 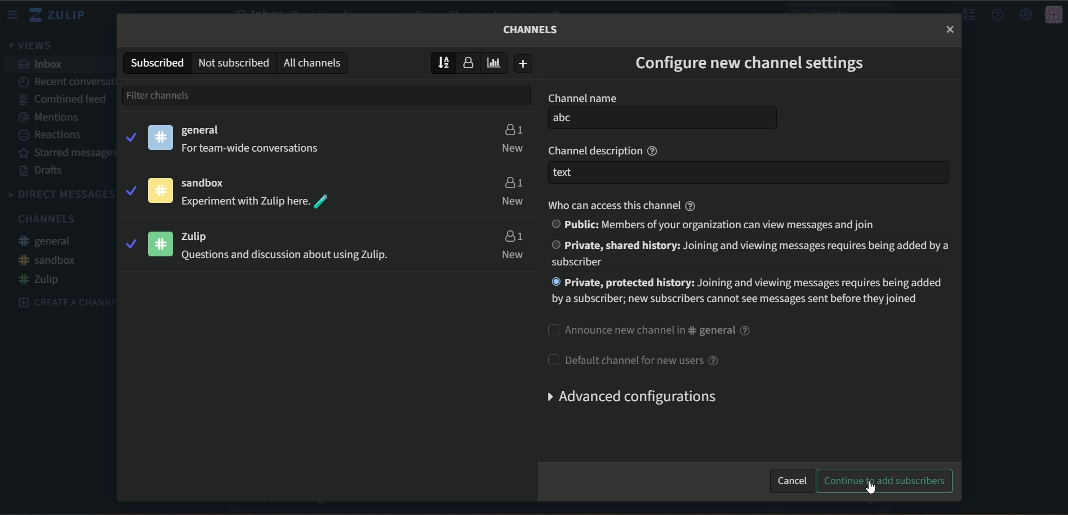 I want to click on main menu, so click(x=1025, y=14).